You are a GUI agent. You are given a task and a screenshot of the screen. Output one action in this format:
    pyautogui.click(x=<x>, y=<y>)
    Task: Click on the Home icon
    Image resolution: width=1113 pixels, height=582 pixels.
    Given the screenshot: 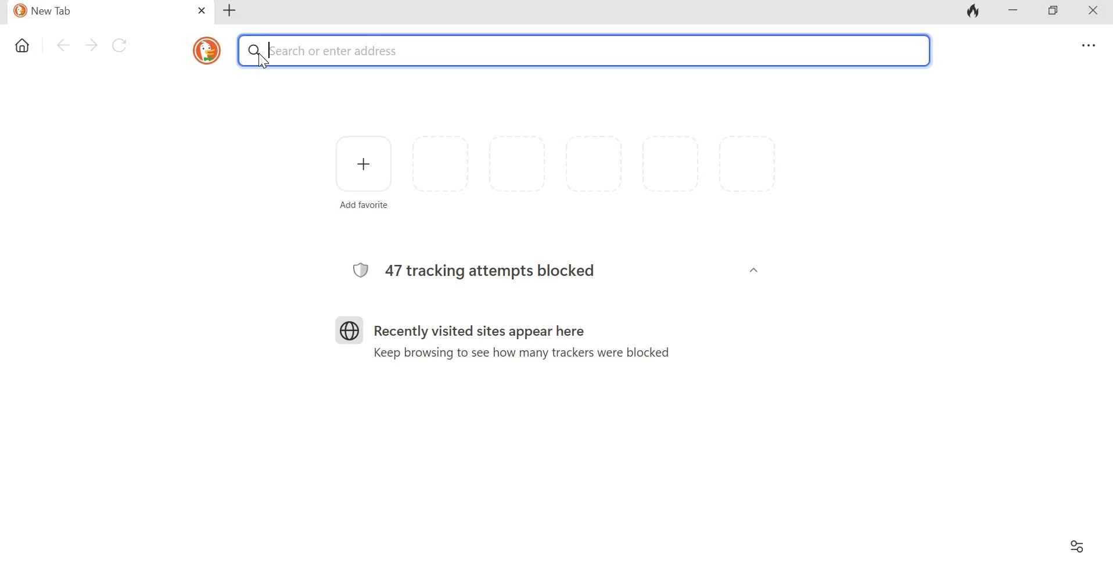 What is the action you would take?
    pyautogui.click(x=21, y=47)
    